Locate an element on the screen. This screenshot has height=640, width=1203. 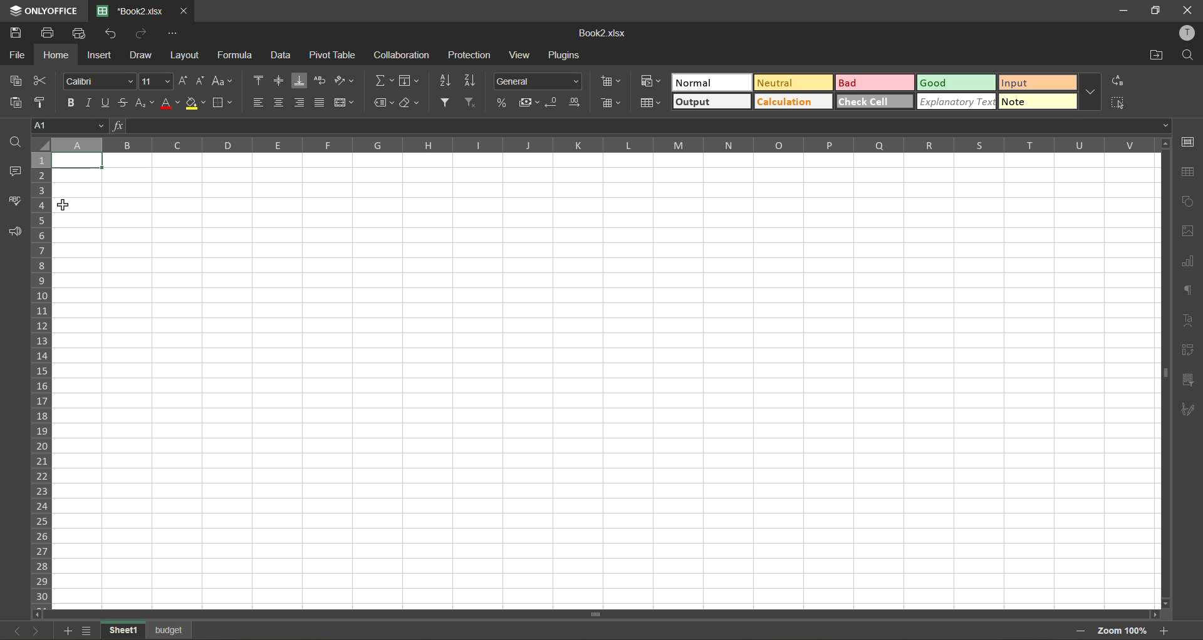
paragraph is located at coordinates (1190, 291).